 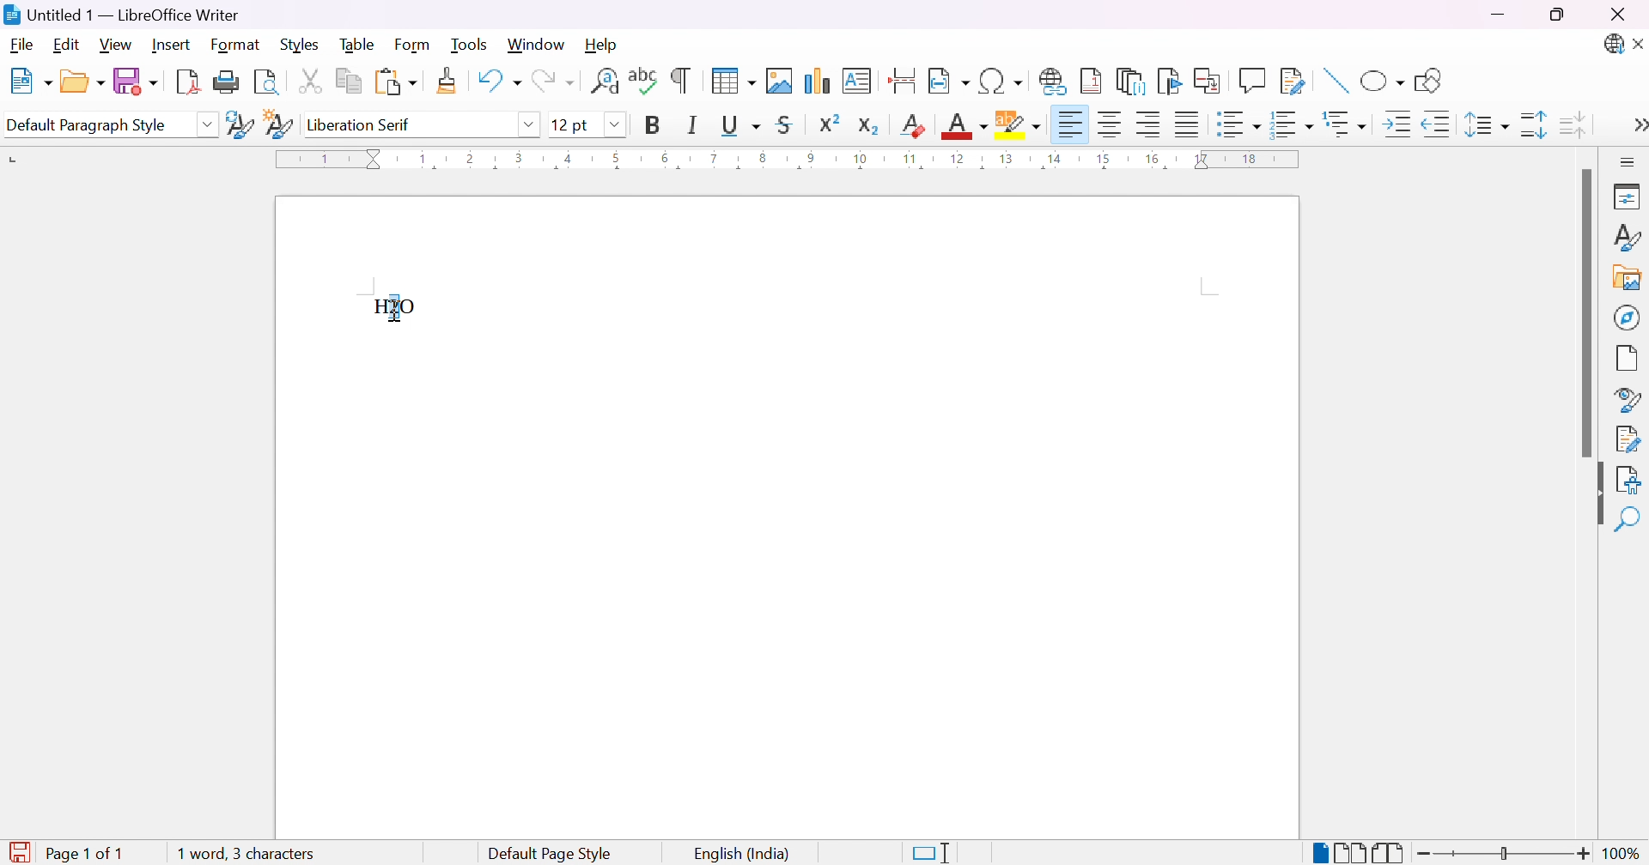 I want to click on Format, so click(x=236, y=45).